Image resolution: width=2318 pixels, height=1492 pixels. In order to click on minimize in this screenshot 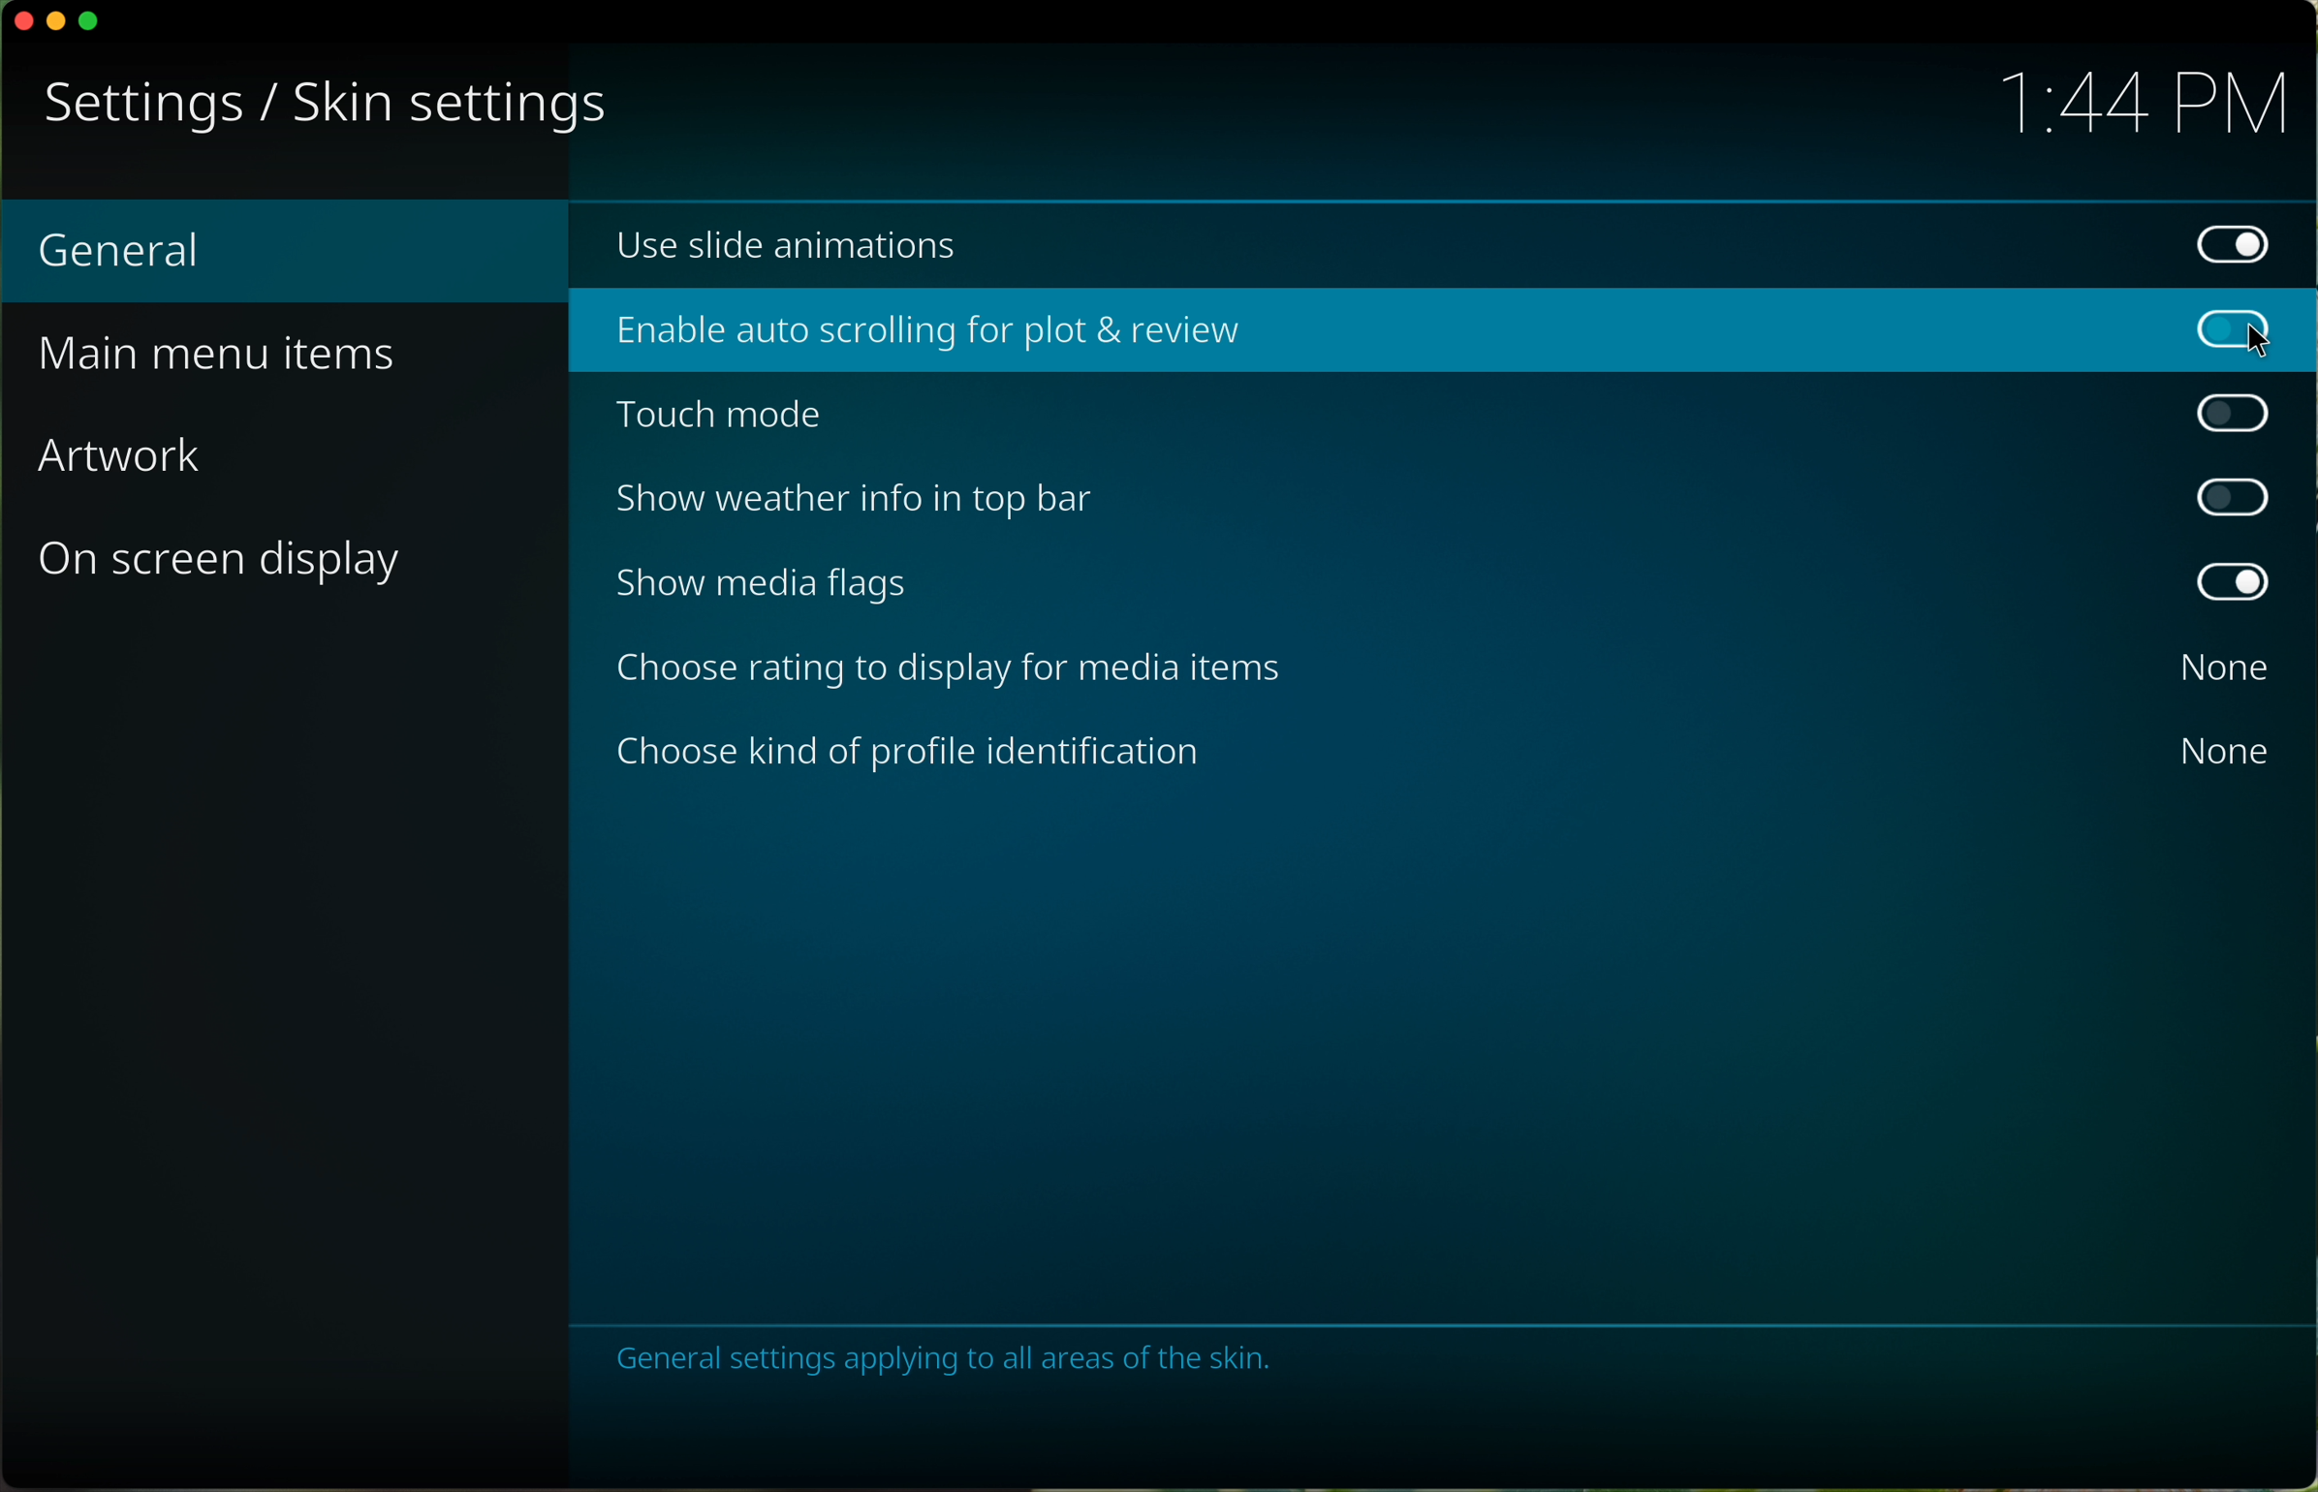, I will do `click(53, 24)`.